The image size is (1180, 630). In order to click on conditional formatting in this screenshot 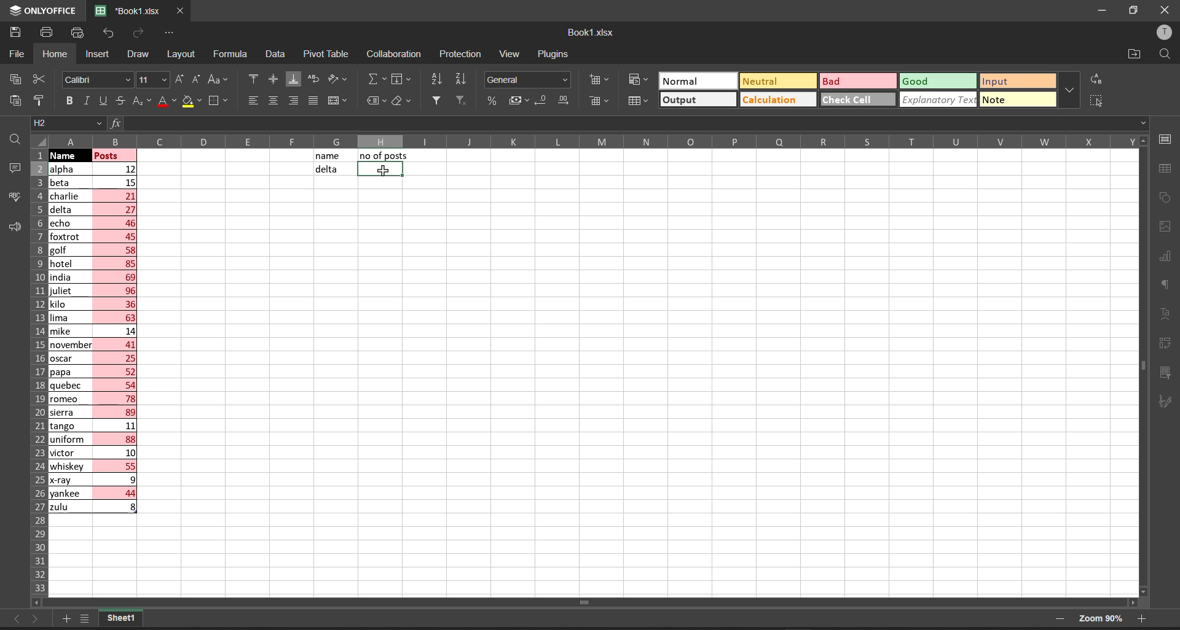, I will do `click(637, 79)`.